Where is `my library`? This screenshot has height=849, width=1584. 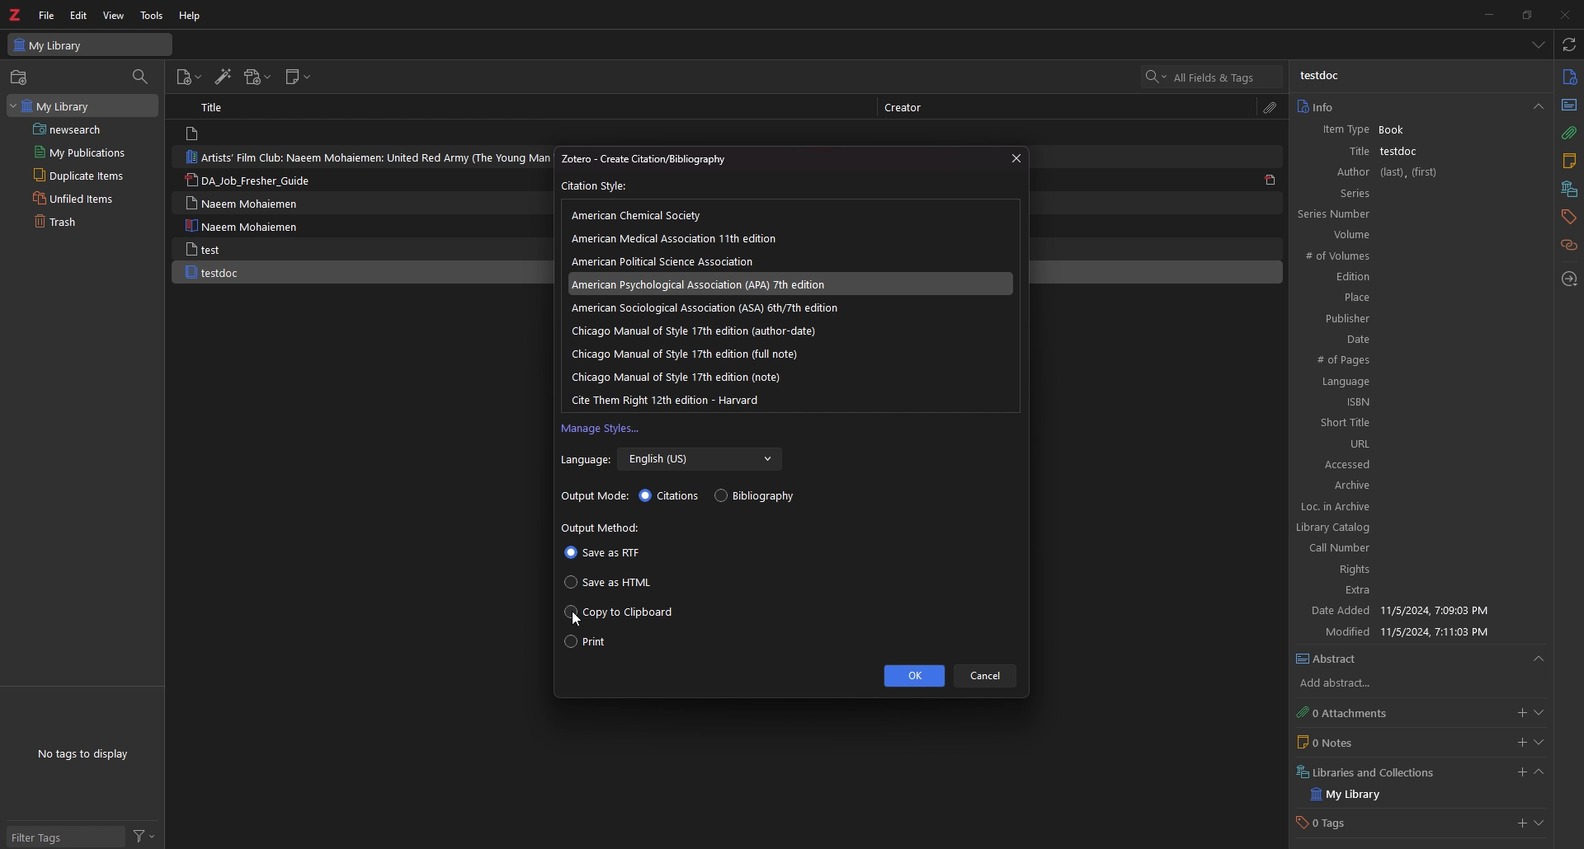 my library is located at coordinates (1361, 795).